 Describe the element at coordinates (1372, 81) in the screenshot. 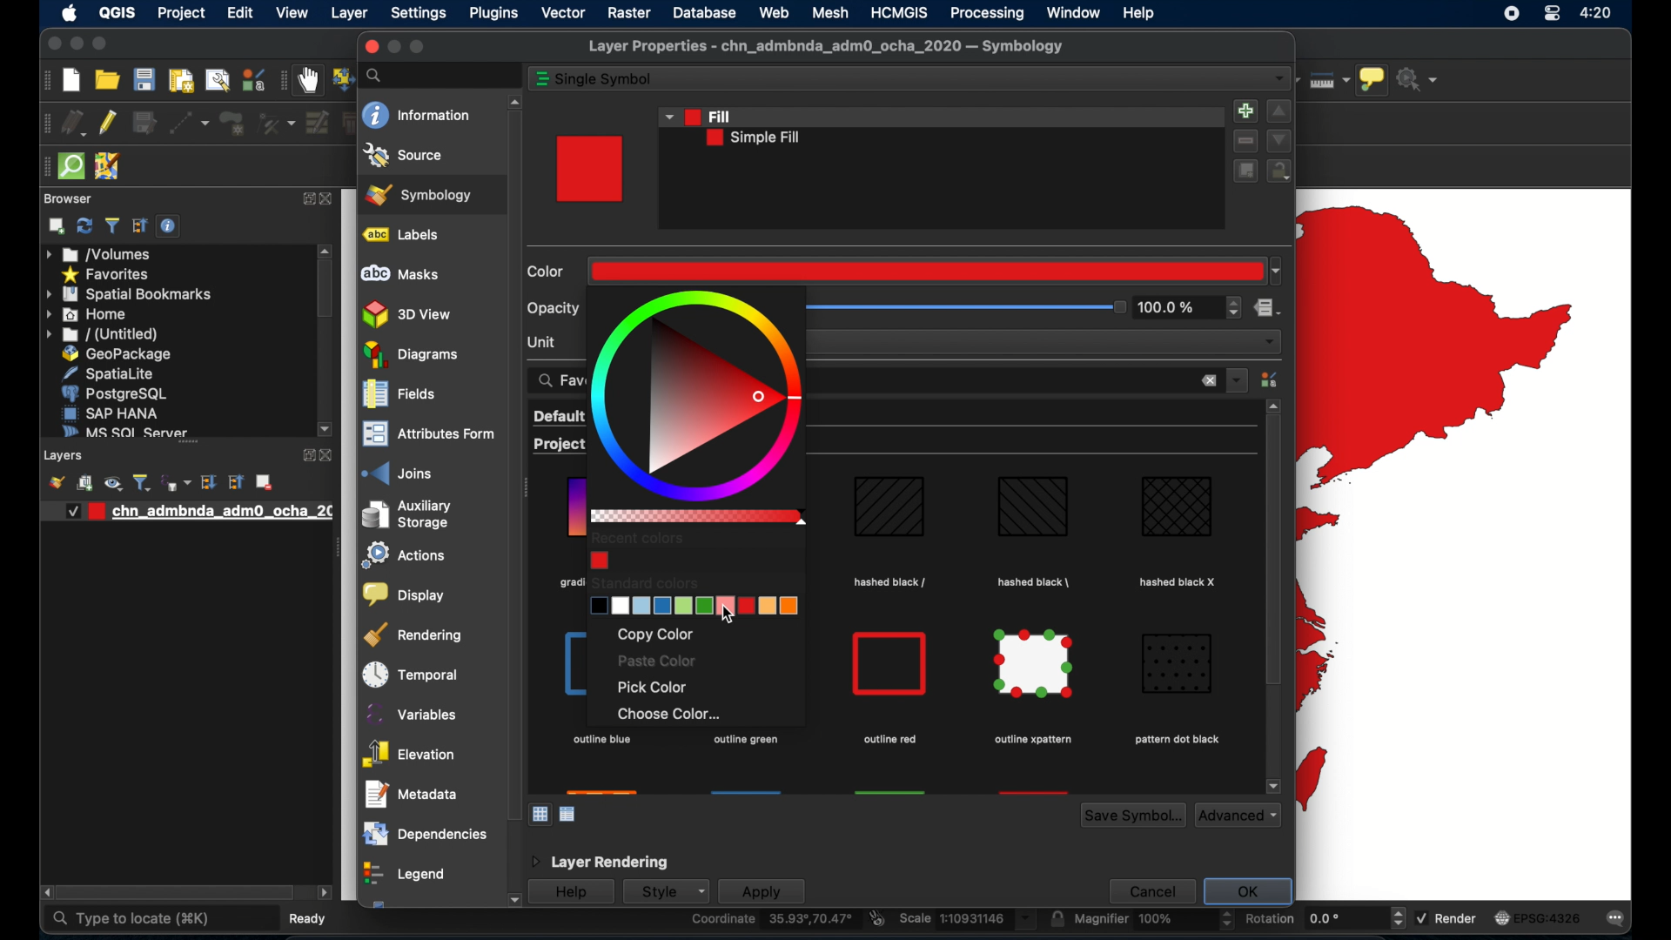

I see `show map tips` at that location.